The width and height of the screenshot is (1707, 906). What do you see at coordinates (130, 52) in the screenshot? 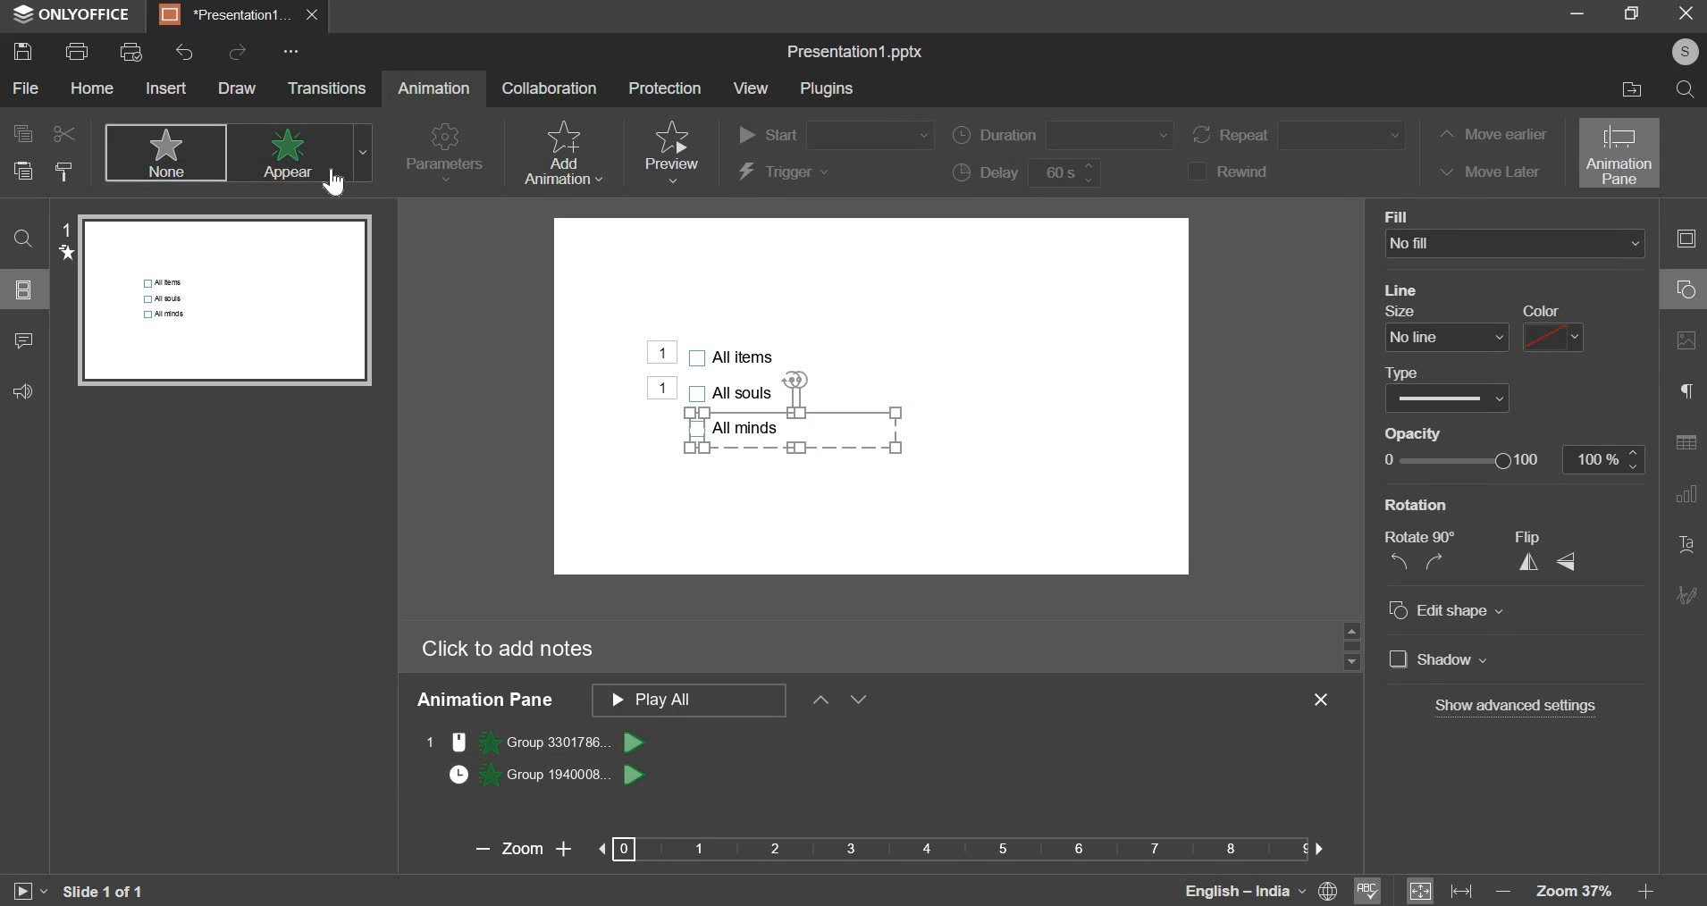
I see `print preview` at bounding box center [130, 52].